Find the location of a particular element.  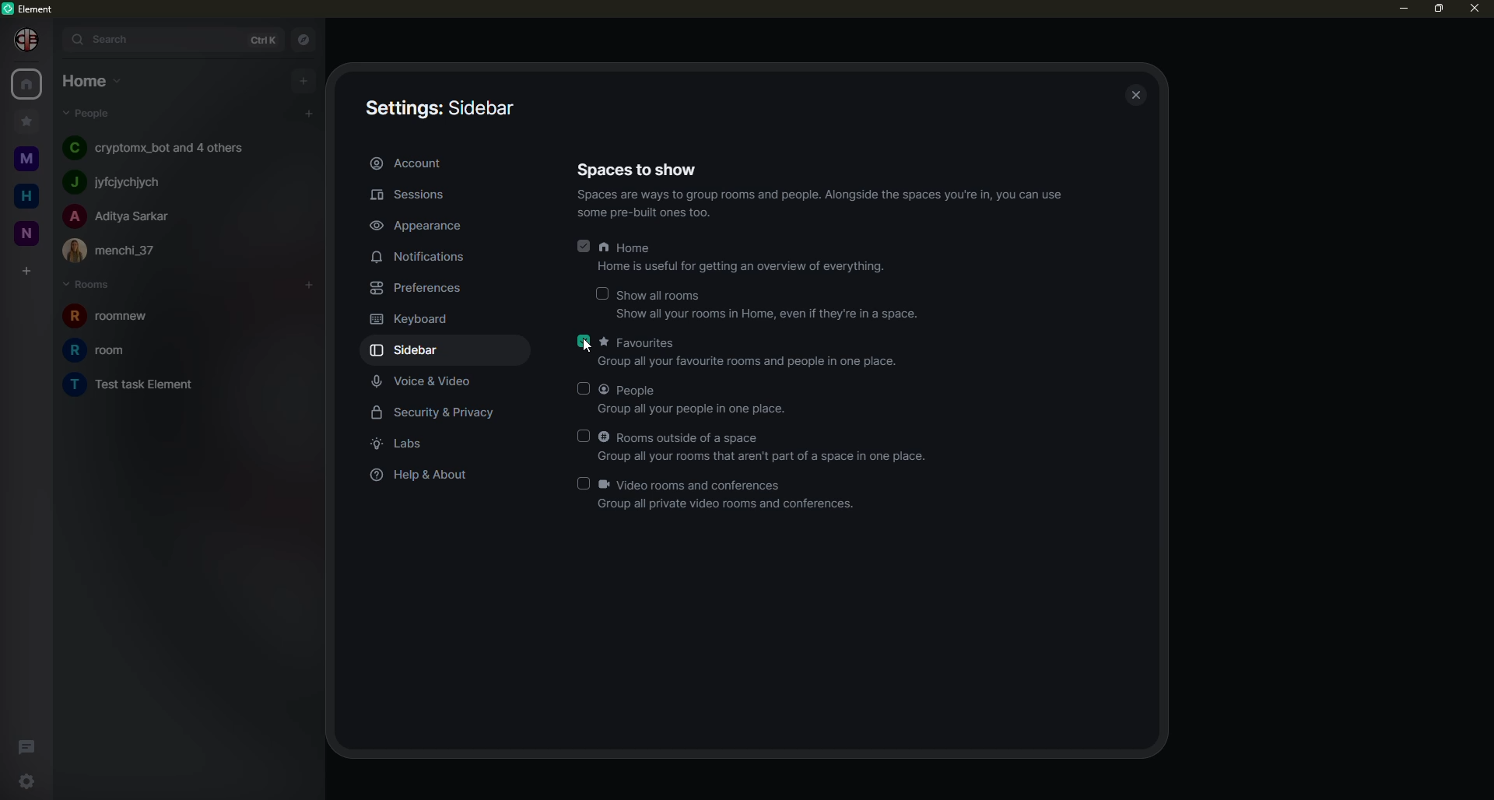

search is located at coordinates (109, 38).